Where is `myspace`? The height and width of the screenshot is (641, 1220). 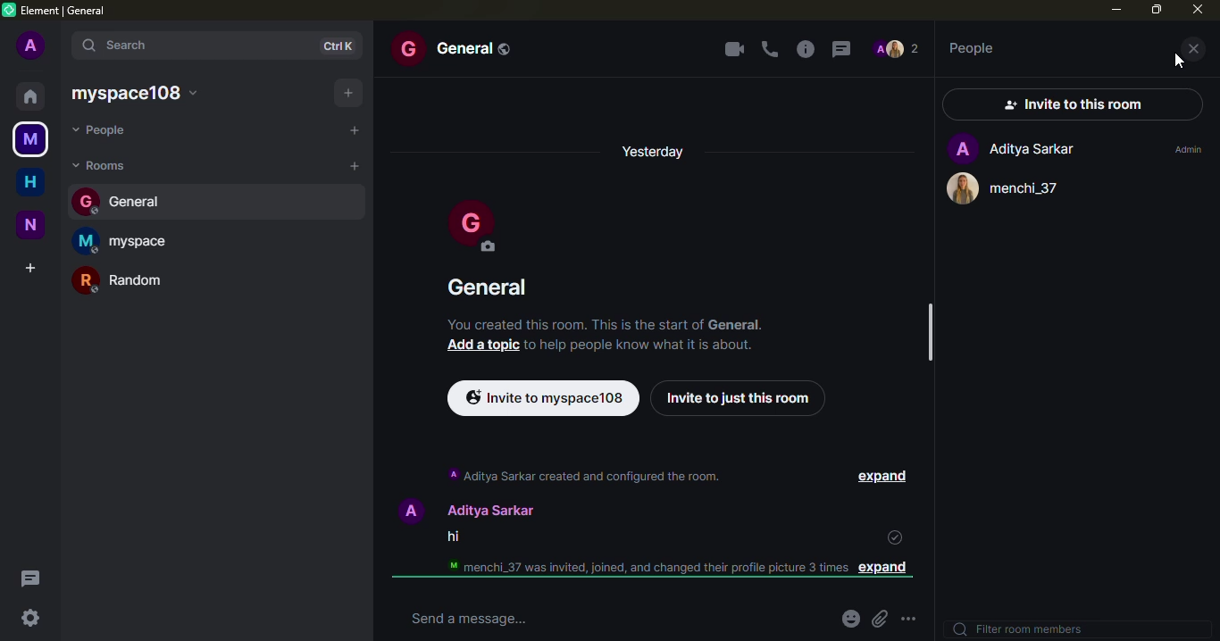
myspace is located at coordinates (128, 239).